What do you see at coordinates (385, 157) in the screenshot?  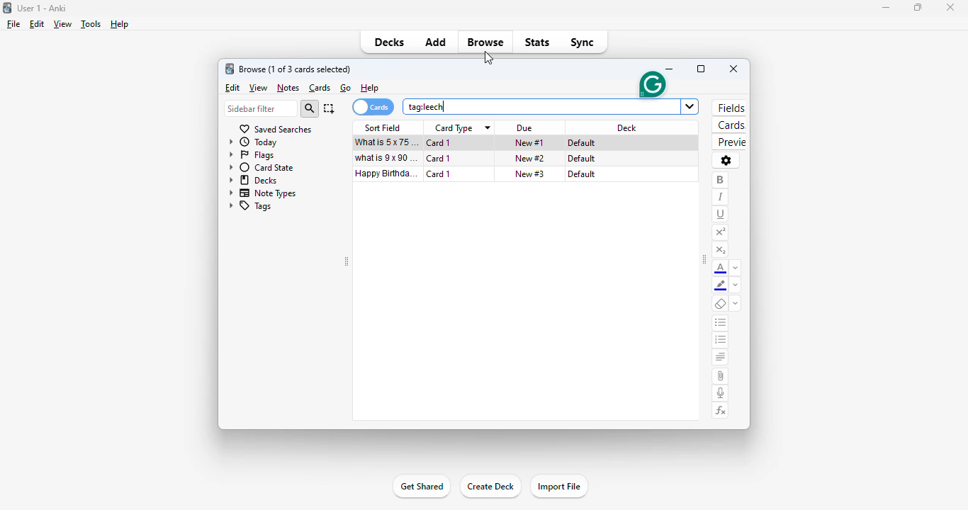 I see `what is 9x90=?` at bounding box center [385, 157].